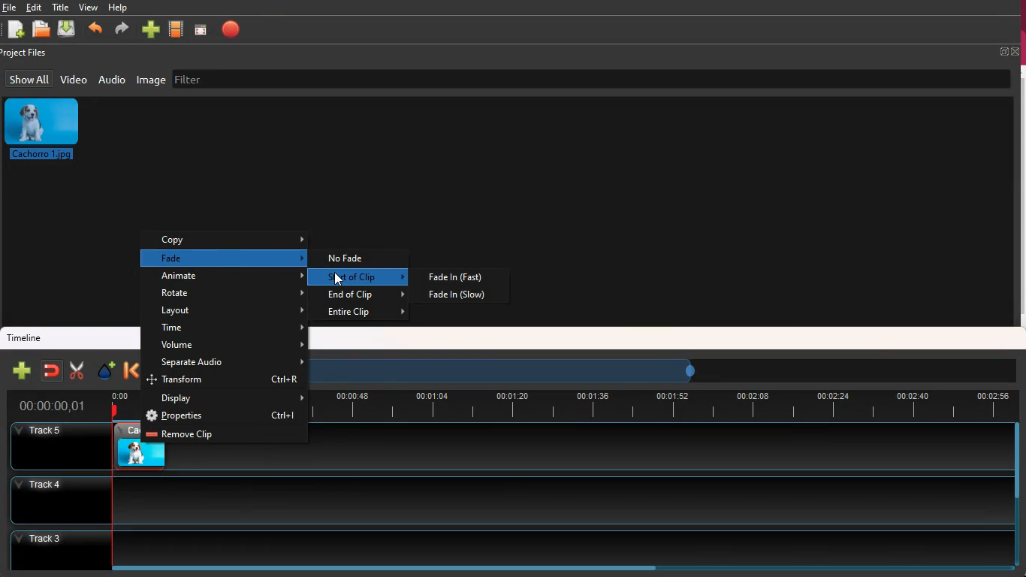 The image size is (1026, 577). Describe the element at coordinates (231, 398) in the screenshot. I see `display` at that location.